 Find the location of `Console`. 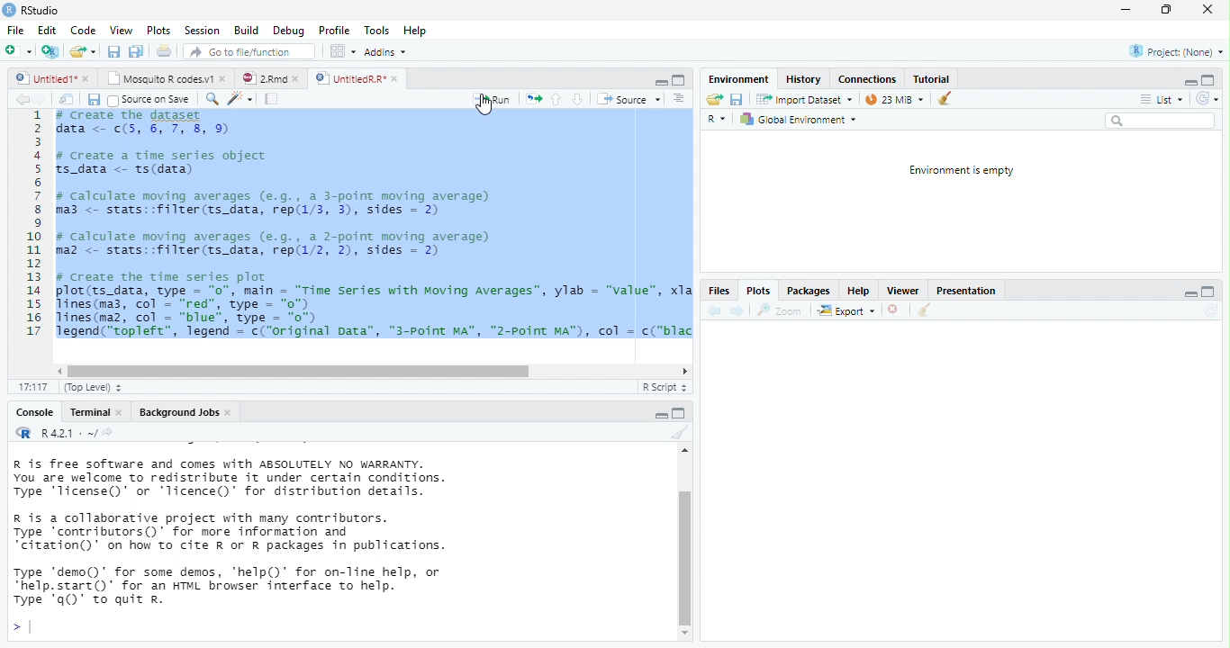

Console is located at coordinates (33, 413).